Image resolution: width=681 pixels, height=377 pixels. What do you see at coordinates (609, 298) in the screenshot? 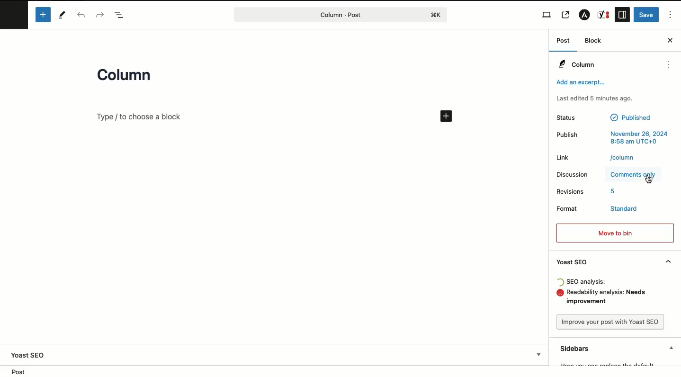
I see `Analysis` at bounding box center [609, 298].